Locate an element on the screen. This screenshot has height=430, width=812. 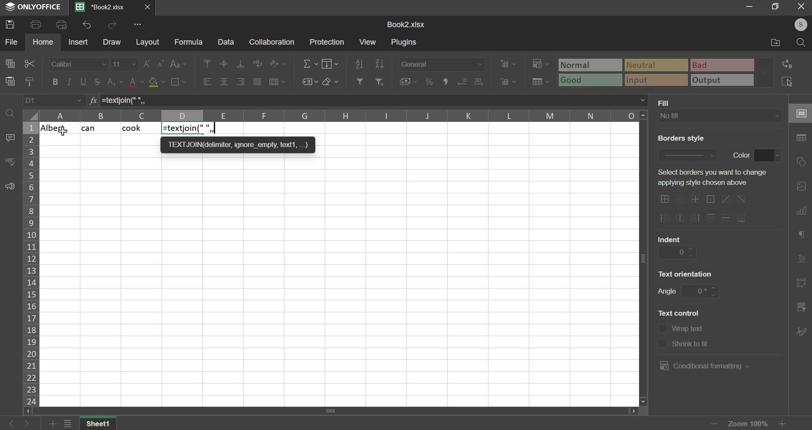
sheet name is located at coordinates (101, 424).